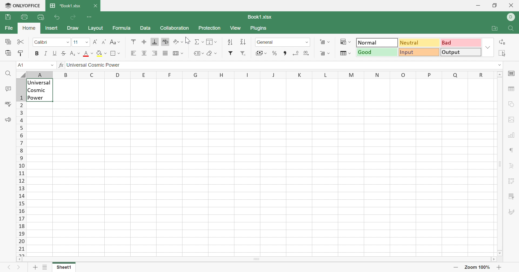 This screenshot has width=519, height=272. What do you see at coordinates (261, 29) in the screenshot?
I see `Plugins` at bounding box center [261, 29].